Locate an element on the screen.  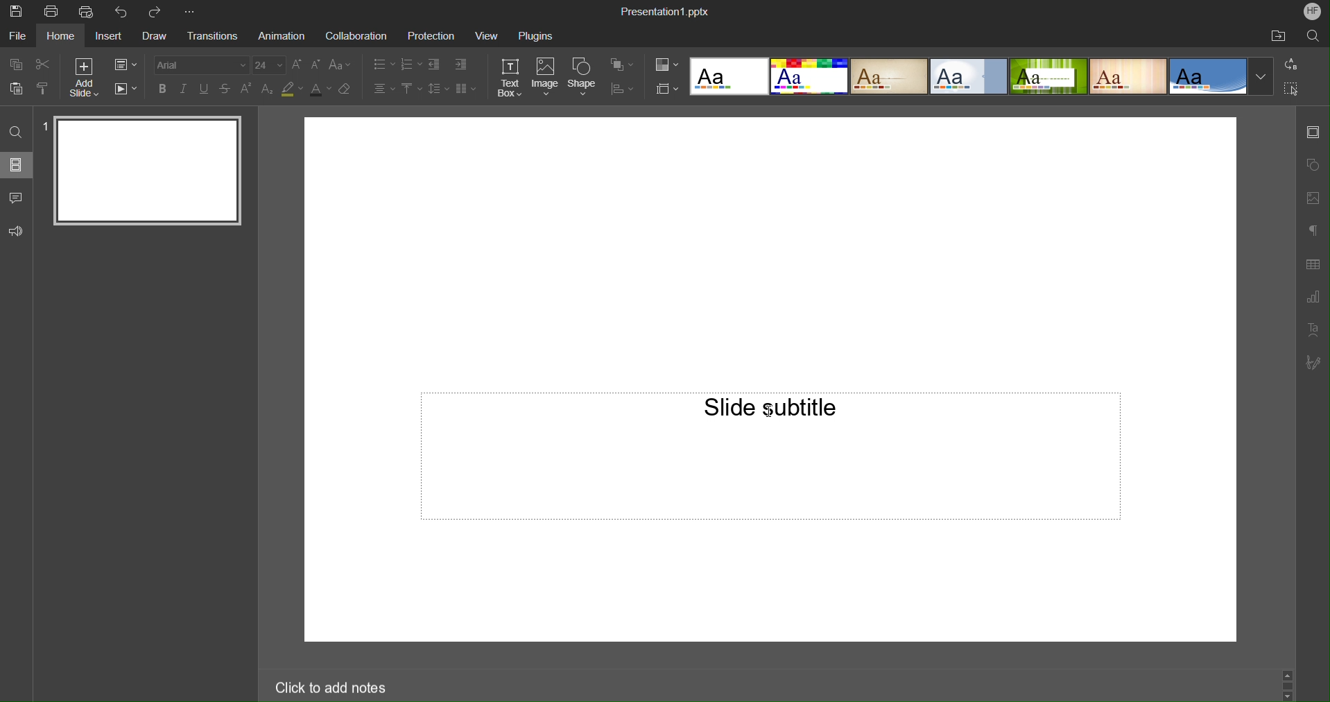
View is located at coordinates (484, 35).